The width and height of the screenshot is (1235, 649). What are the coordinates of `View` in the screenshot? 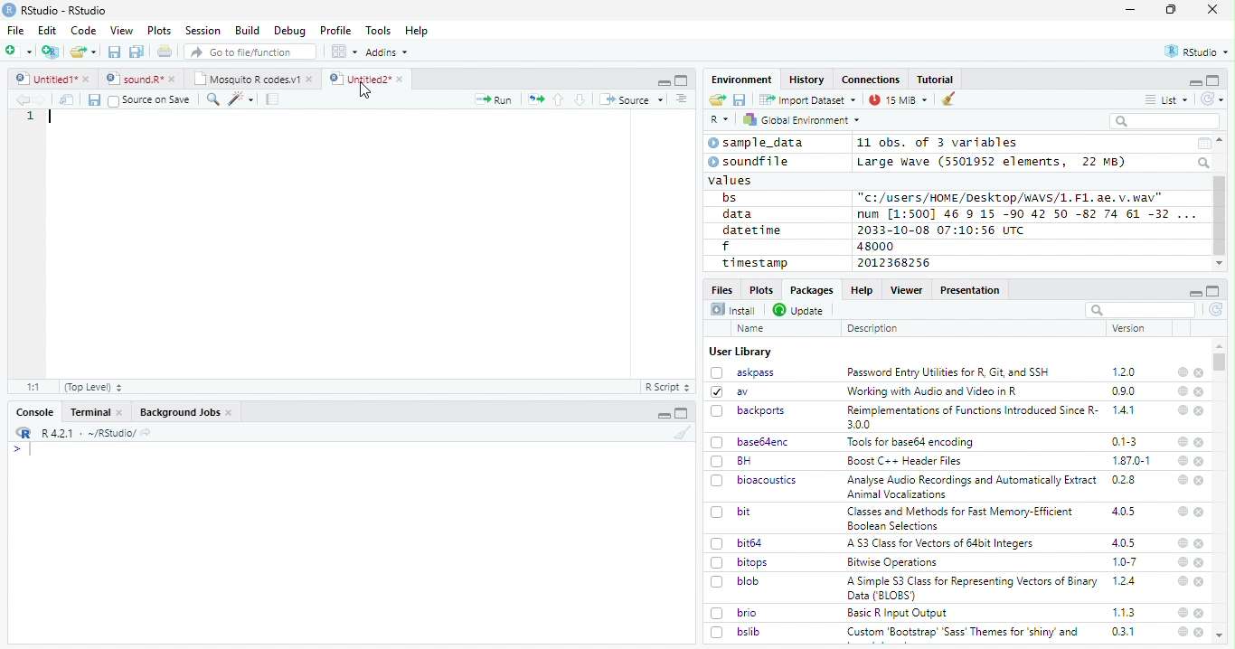 It's located at (122, 31).